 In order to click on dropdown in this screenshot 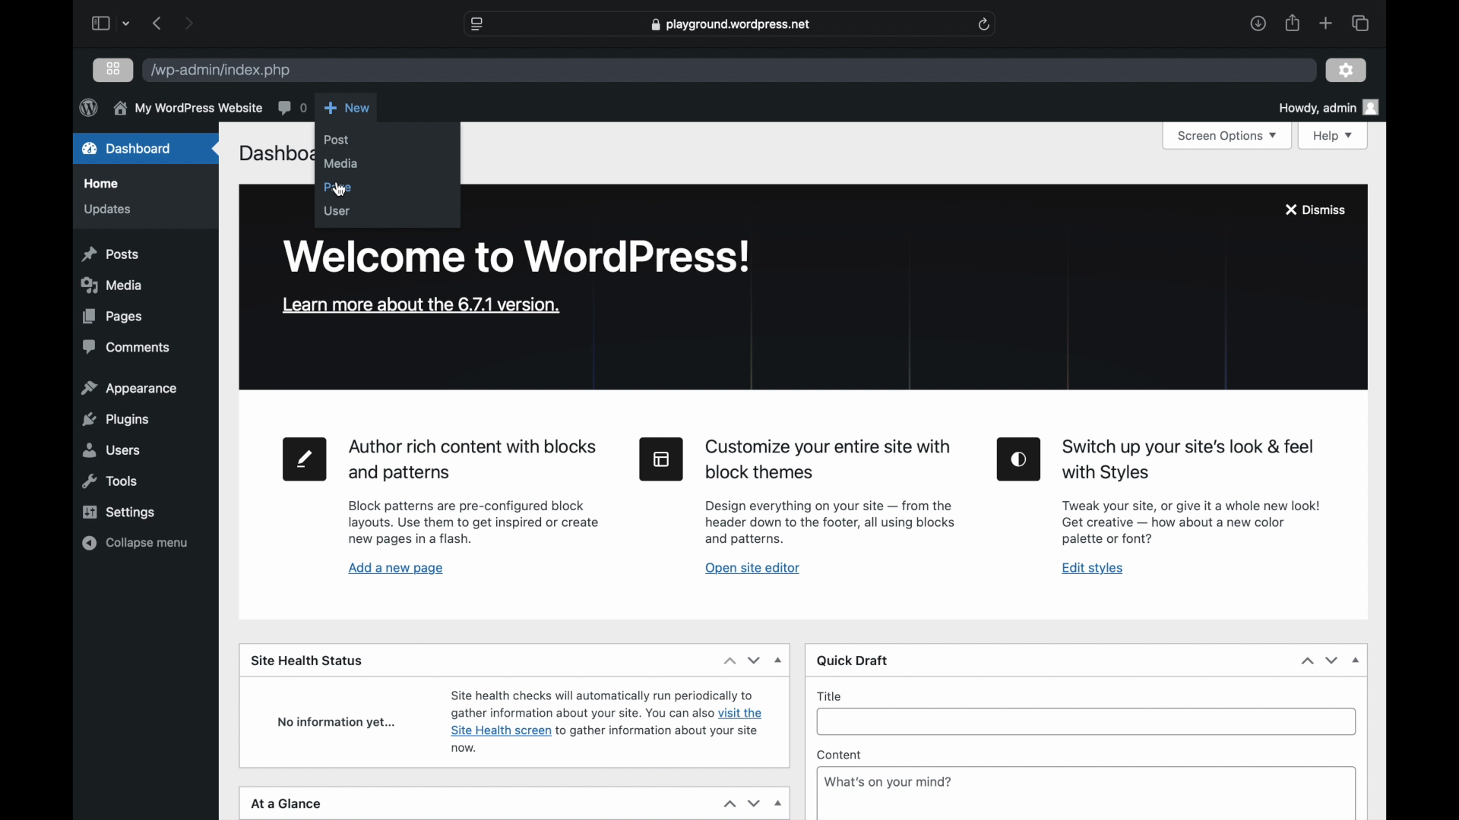, I will do `click(1356, 660)`.